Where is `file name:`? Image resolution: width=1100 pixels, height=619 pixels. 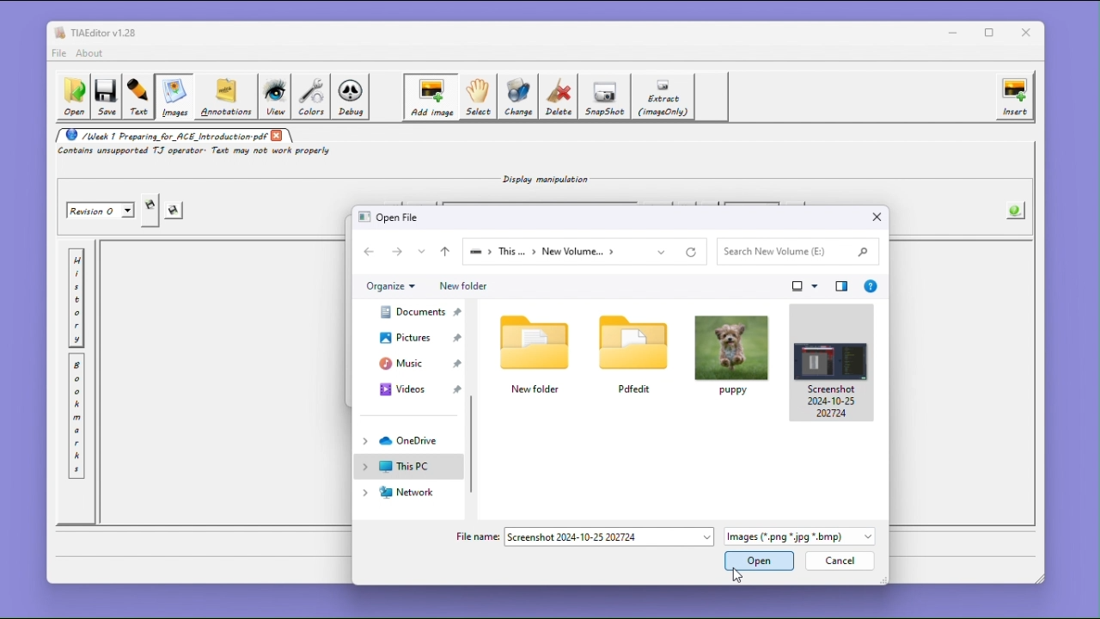
file name: is located at coordinates (476, 536).